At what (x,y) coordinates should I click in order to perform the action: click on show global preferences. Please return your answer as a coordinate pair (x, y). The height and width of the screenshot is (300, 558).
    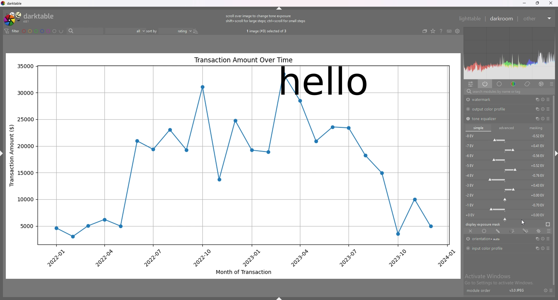
    Looking at the image, I should click on (458, 31).